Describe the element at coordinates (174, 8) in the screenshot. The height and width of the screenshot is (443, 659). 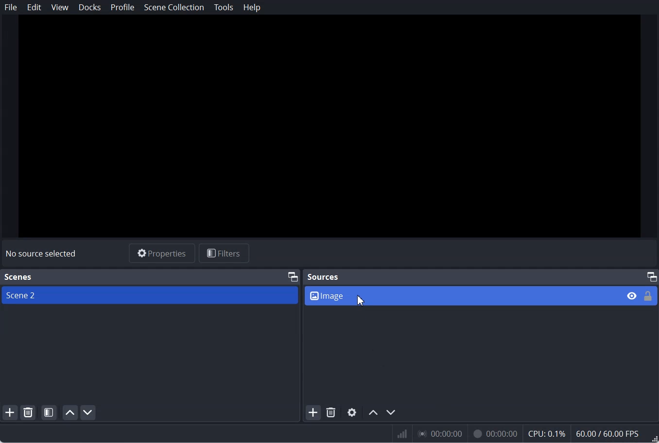
I see `Scene Collection` at that location.